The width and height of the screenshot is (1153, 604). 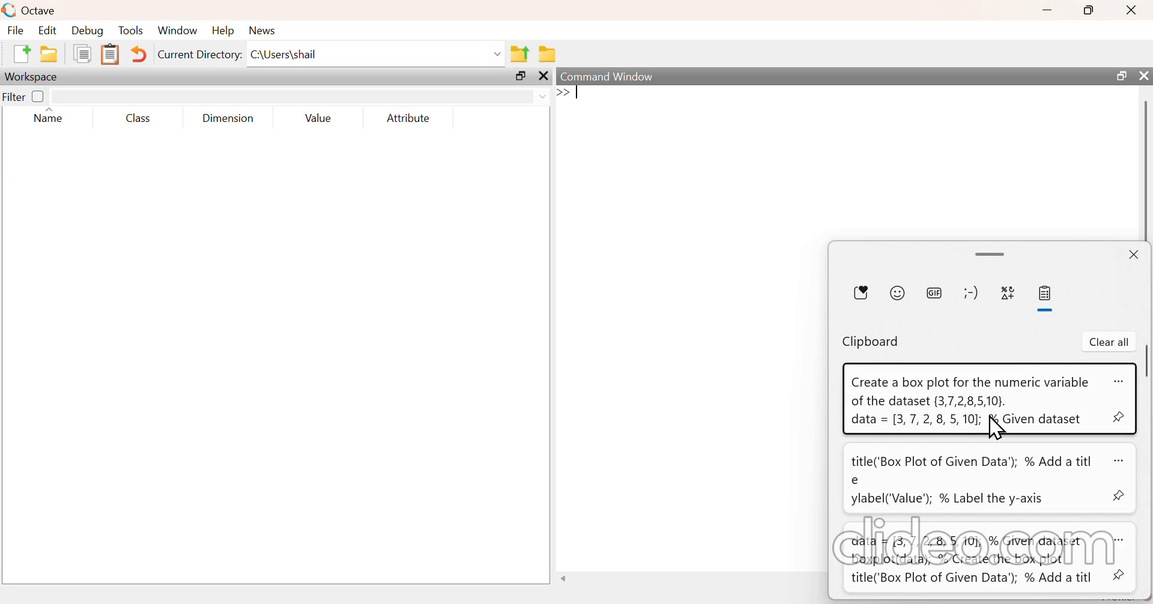 What do you see at coordinates (1117, 76) in the screenshot?
I see `maximize` at bounding box center [1117, 76].